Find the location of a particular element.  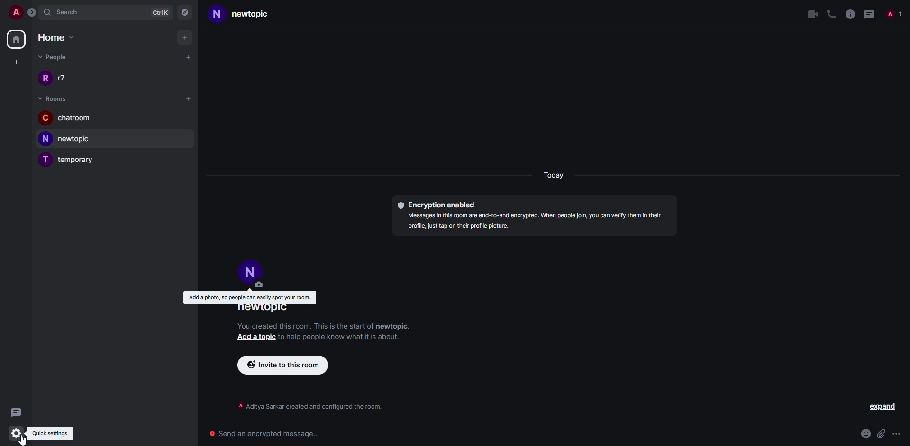

day is located at coordinates (553, 173).